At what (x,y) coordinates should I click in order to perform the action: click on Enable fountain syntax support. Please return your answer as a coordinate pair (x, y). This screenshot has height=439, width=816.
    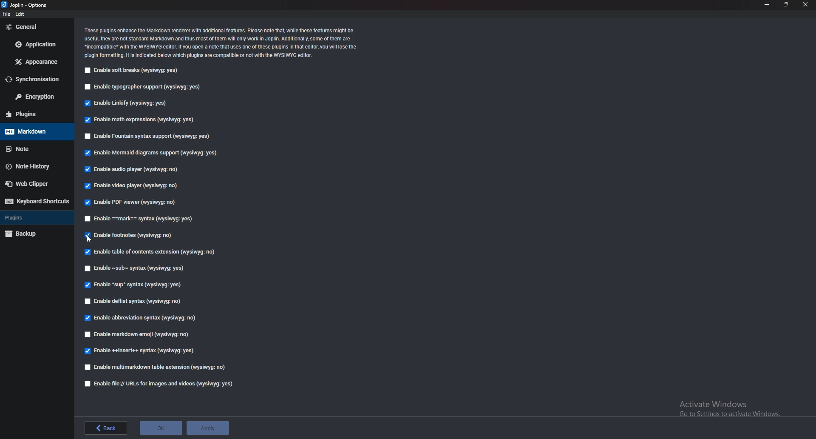
    Looking at the image, I should click on (148, 136).